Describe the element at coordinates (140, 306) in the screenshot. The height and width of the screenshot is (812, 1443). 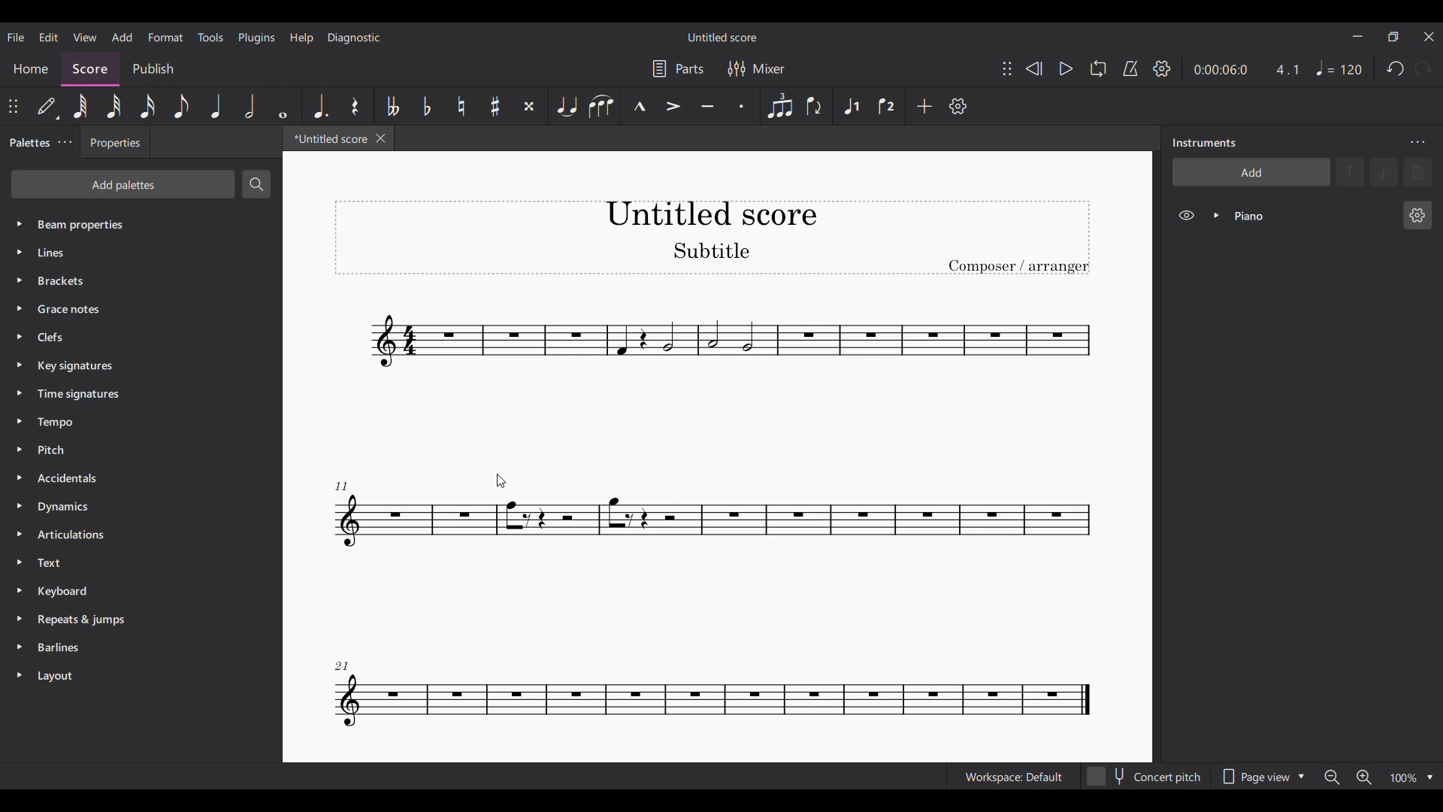
I see `Grace notes` at that location.